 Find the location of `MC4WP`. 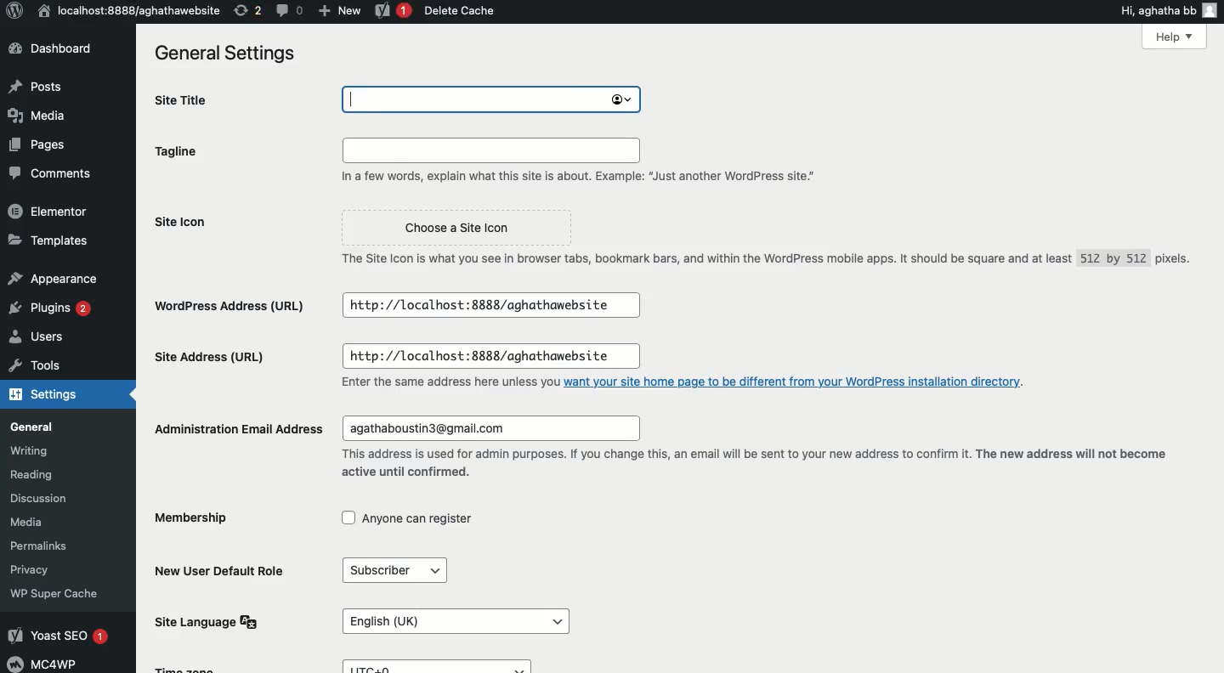

MC4WP is located at coordinates (45, 664).